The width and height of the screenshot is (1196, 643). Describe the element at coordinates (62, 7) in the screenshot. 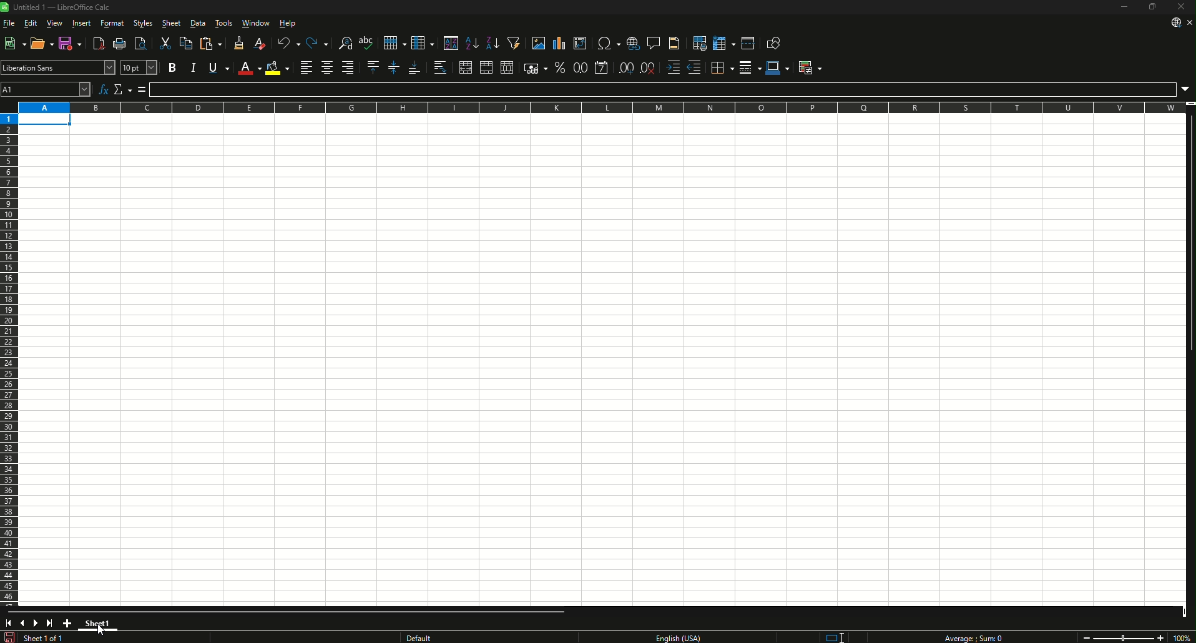

I see `Text` at that location.